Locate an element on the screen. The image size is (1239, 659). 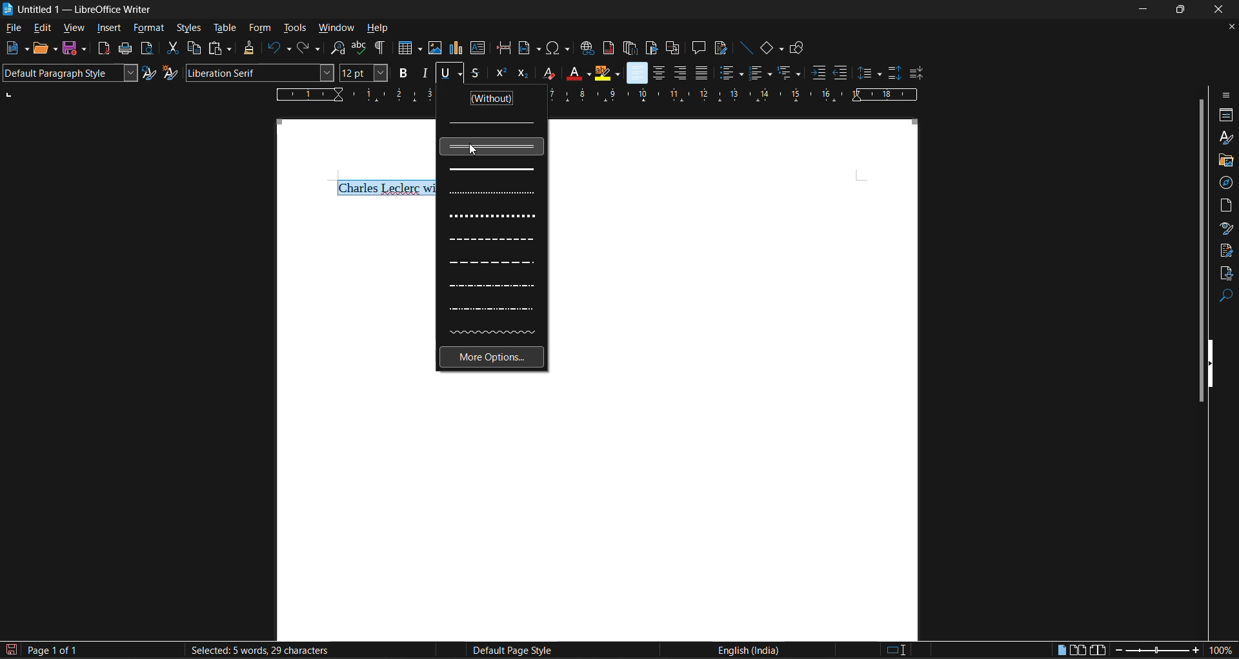
insert cross reference is located at coordinates (673, 49).